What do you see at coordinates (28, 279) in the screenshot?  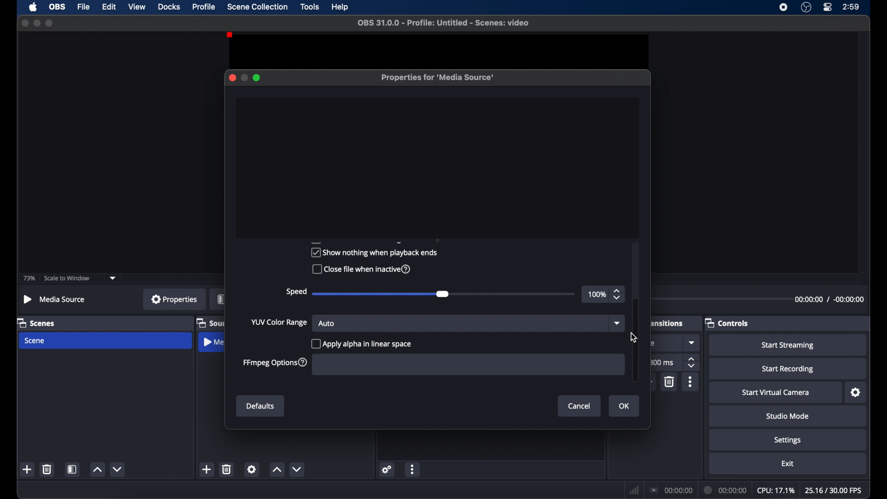 I see `73%` at bounding box center [28, 279].